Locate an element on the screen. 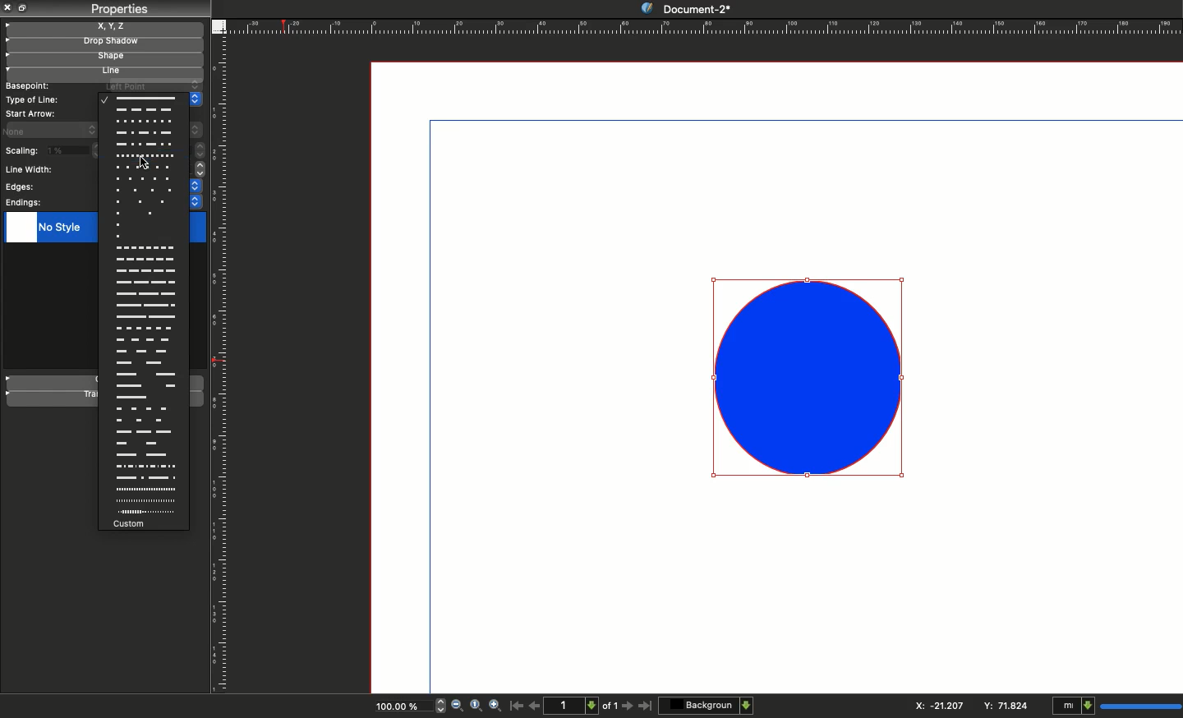  Line option is located at coordinates (142, 513).